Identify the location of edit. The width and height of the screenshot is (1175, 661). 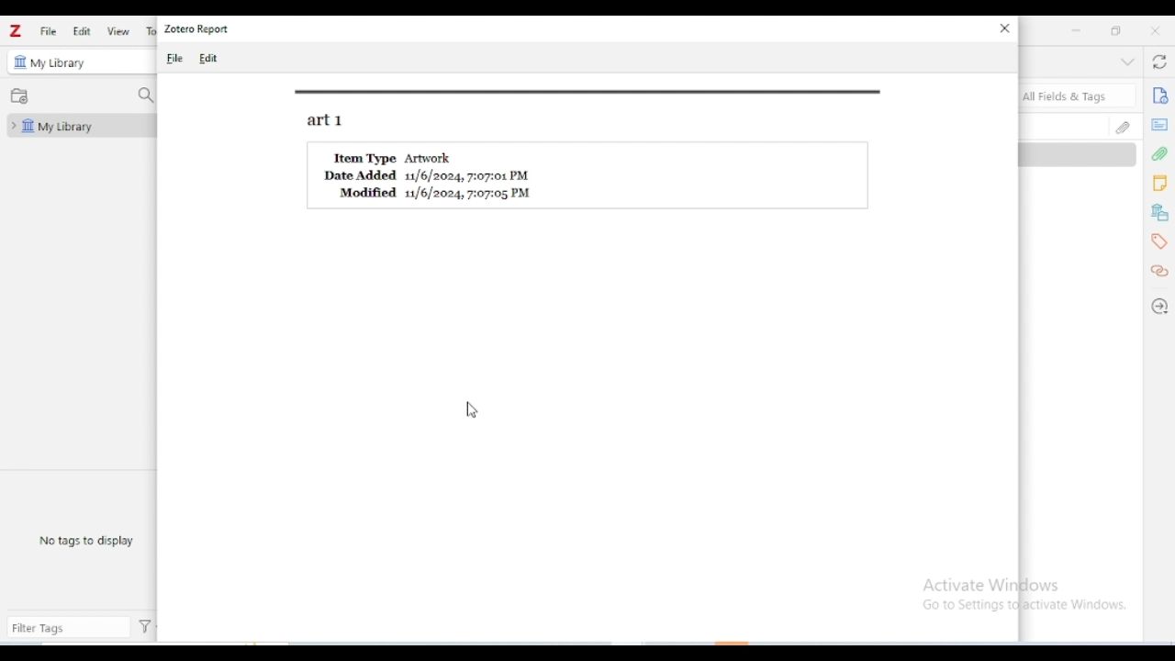
(208, 59).